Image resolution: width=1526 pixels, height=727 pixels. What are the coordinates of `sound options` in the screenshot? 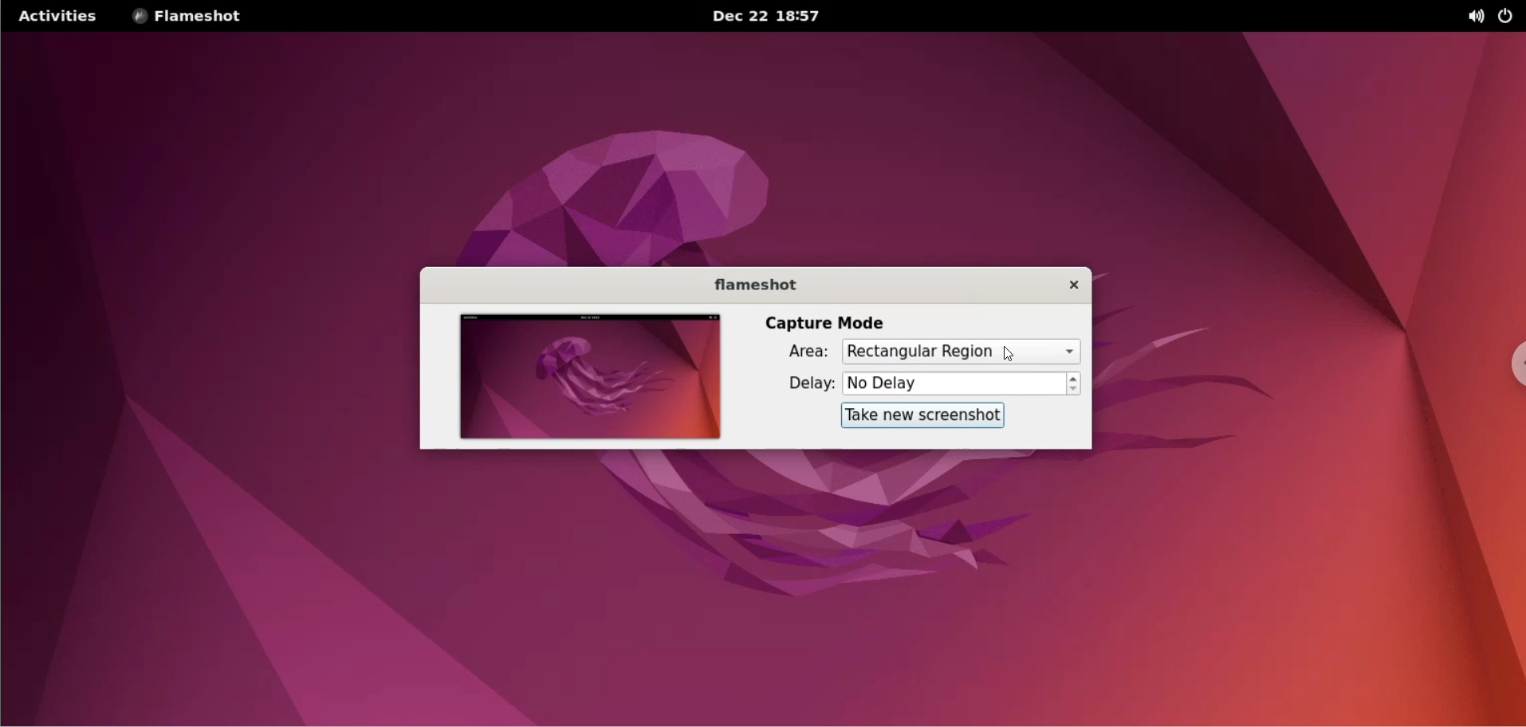 It's located at (1478, 16).